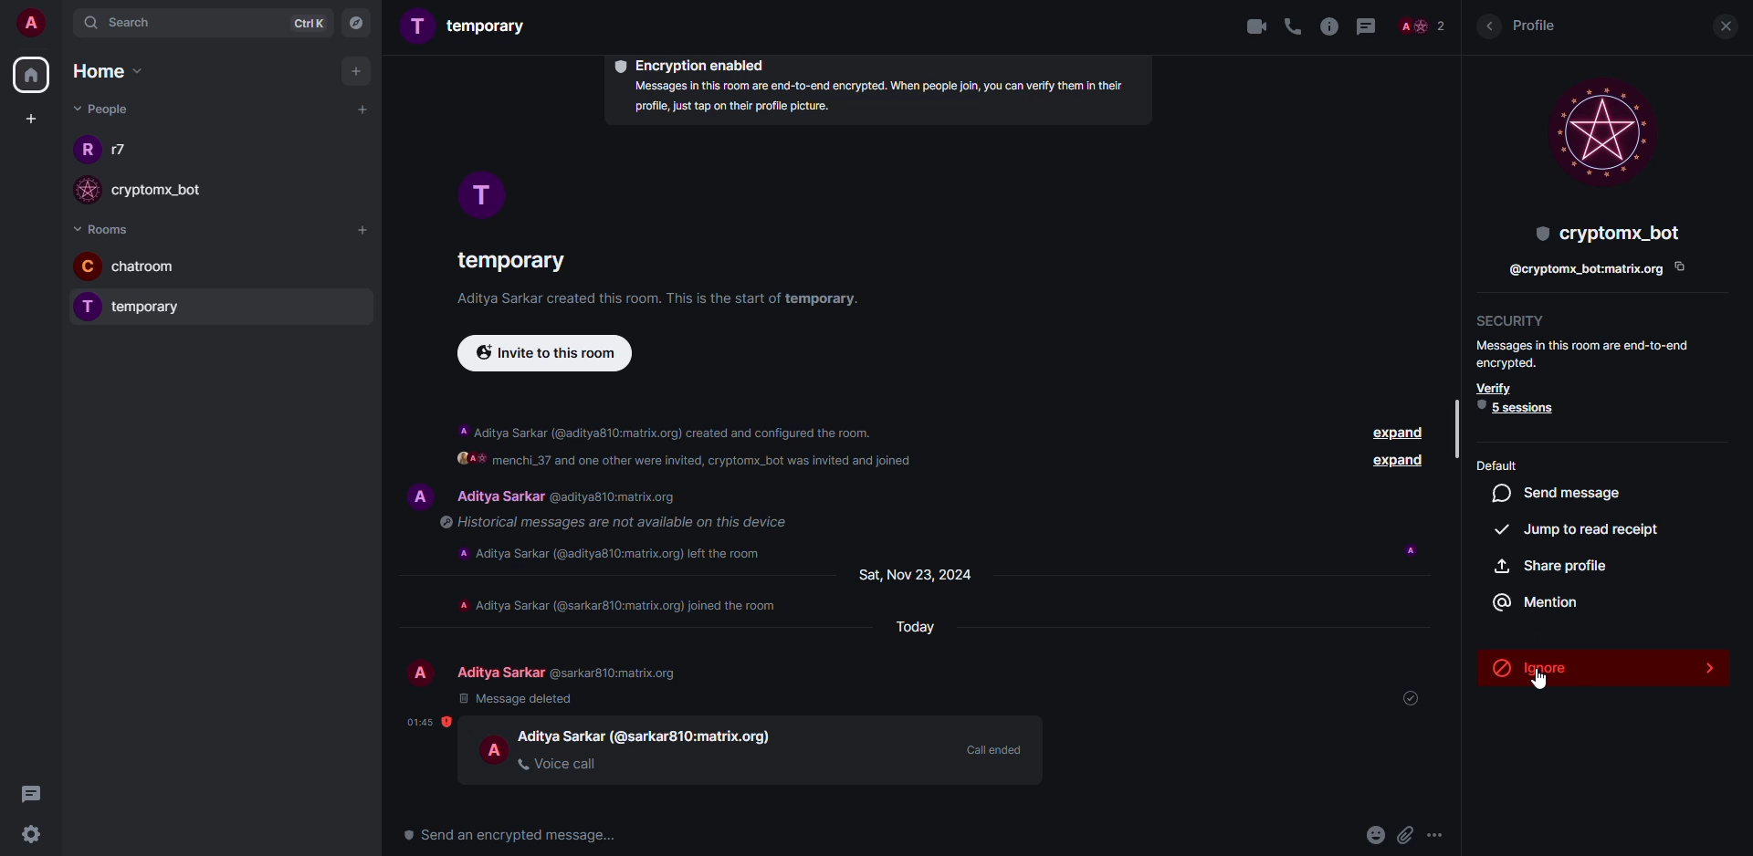 This screenshot has width=1753, height=856. What do you see at coordinates (1407, 836) in the screenshot?
I see `attach` at bounding box center [1407, 836].